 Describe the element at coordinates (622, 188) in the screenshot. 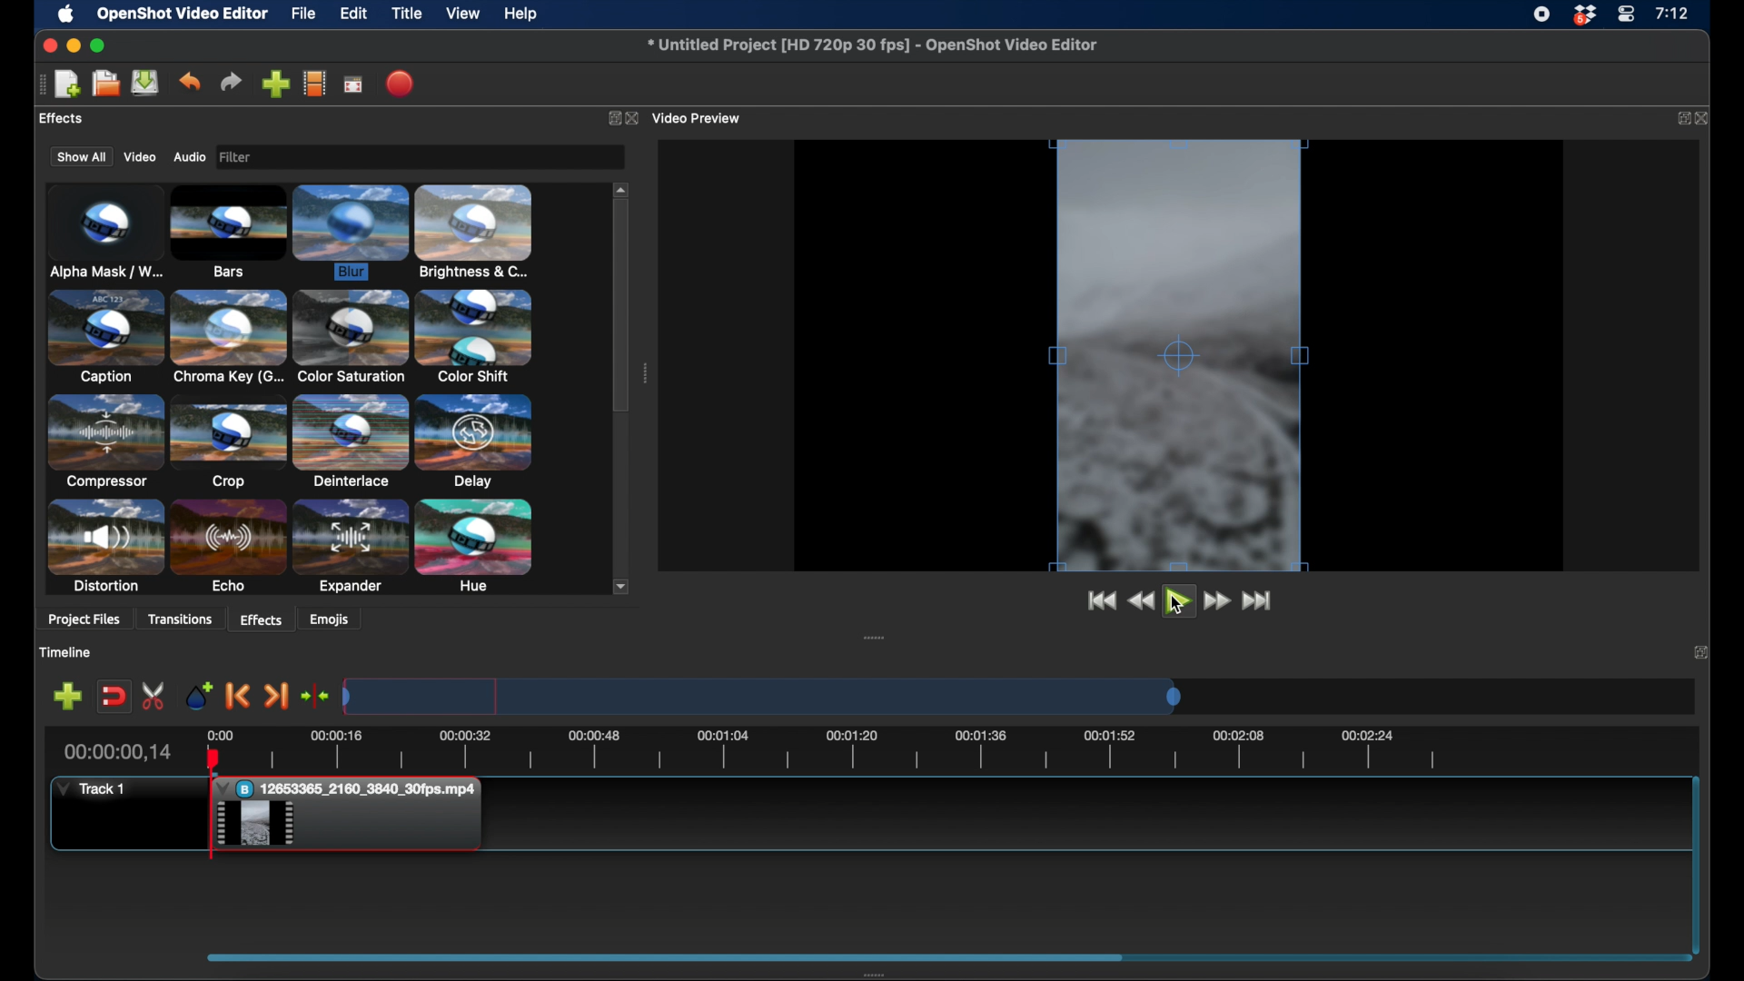

I see `scroll up arrow` at that location.